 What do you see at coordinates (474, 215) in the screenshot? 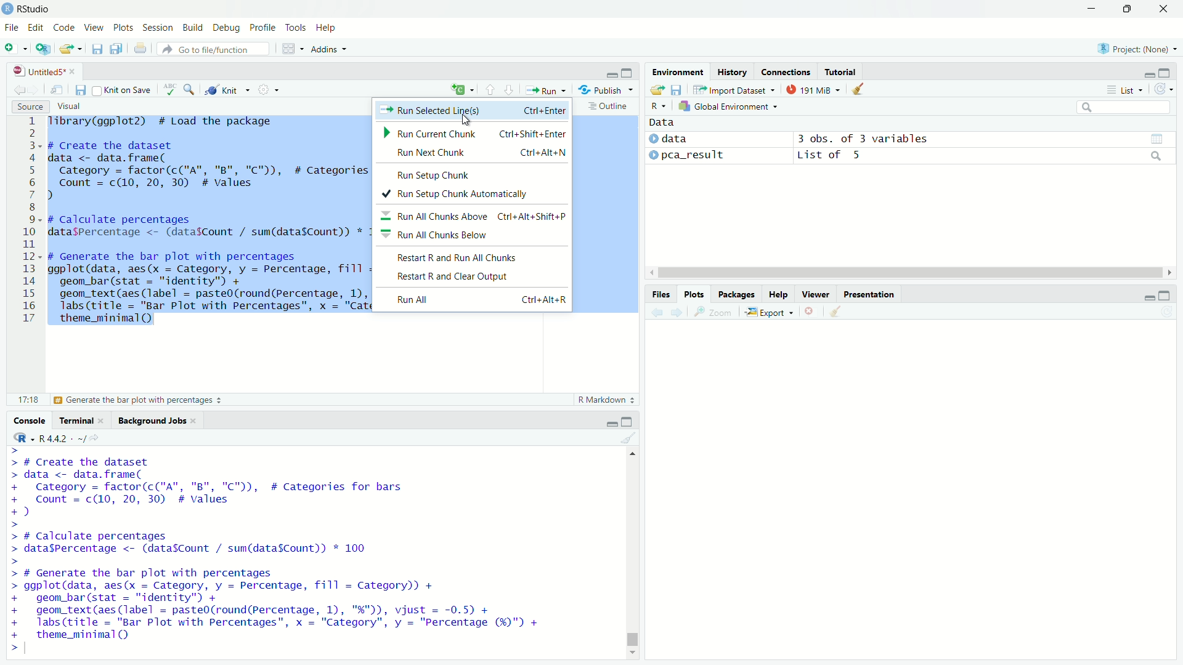
I see `run all chunks above` at bounding box center [474, 215].